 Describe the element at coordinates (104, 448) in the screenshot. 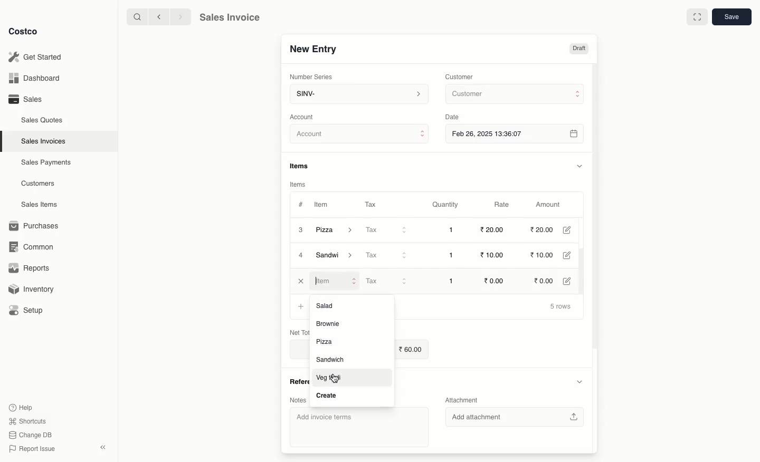

I see `Collapse` at that location.